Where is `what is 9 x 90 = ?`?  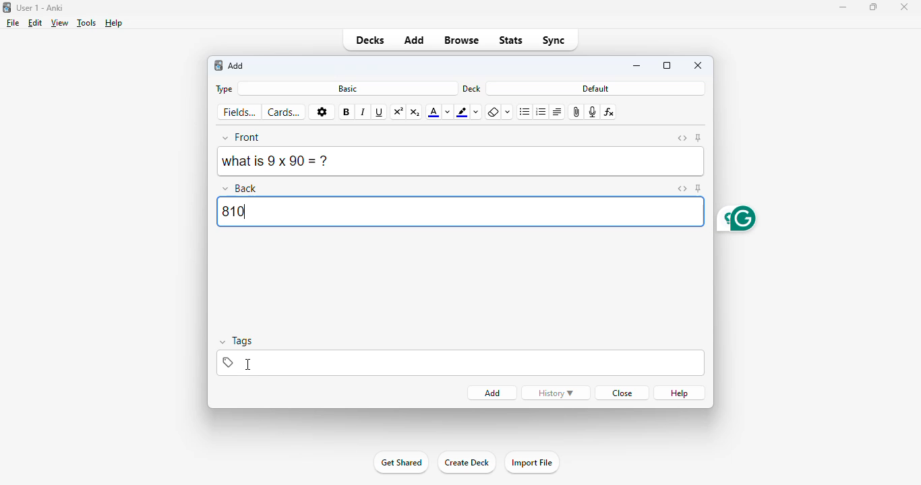 what is 9 x 90 = ? is located at coordinates (460, 162).